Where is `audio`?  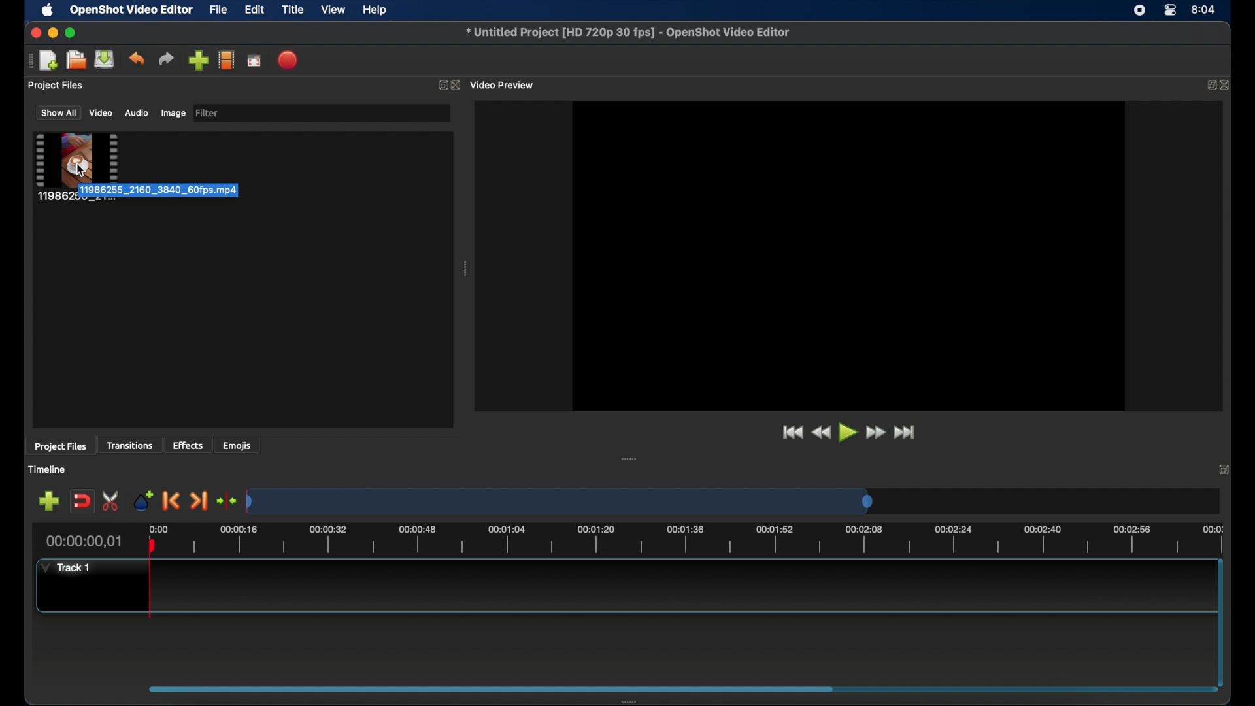
audio is located at coordinates (136, 112).